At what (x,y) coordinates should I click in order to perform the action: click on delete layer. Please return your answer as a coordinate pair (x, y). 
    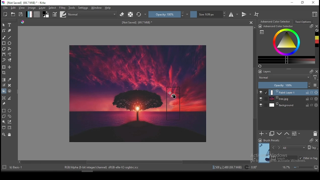
    Looking at the image, I should click on (315, 134).